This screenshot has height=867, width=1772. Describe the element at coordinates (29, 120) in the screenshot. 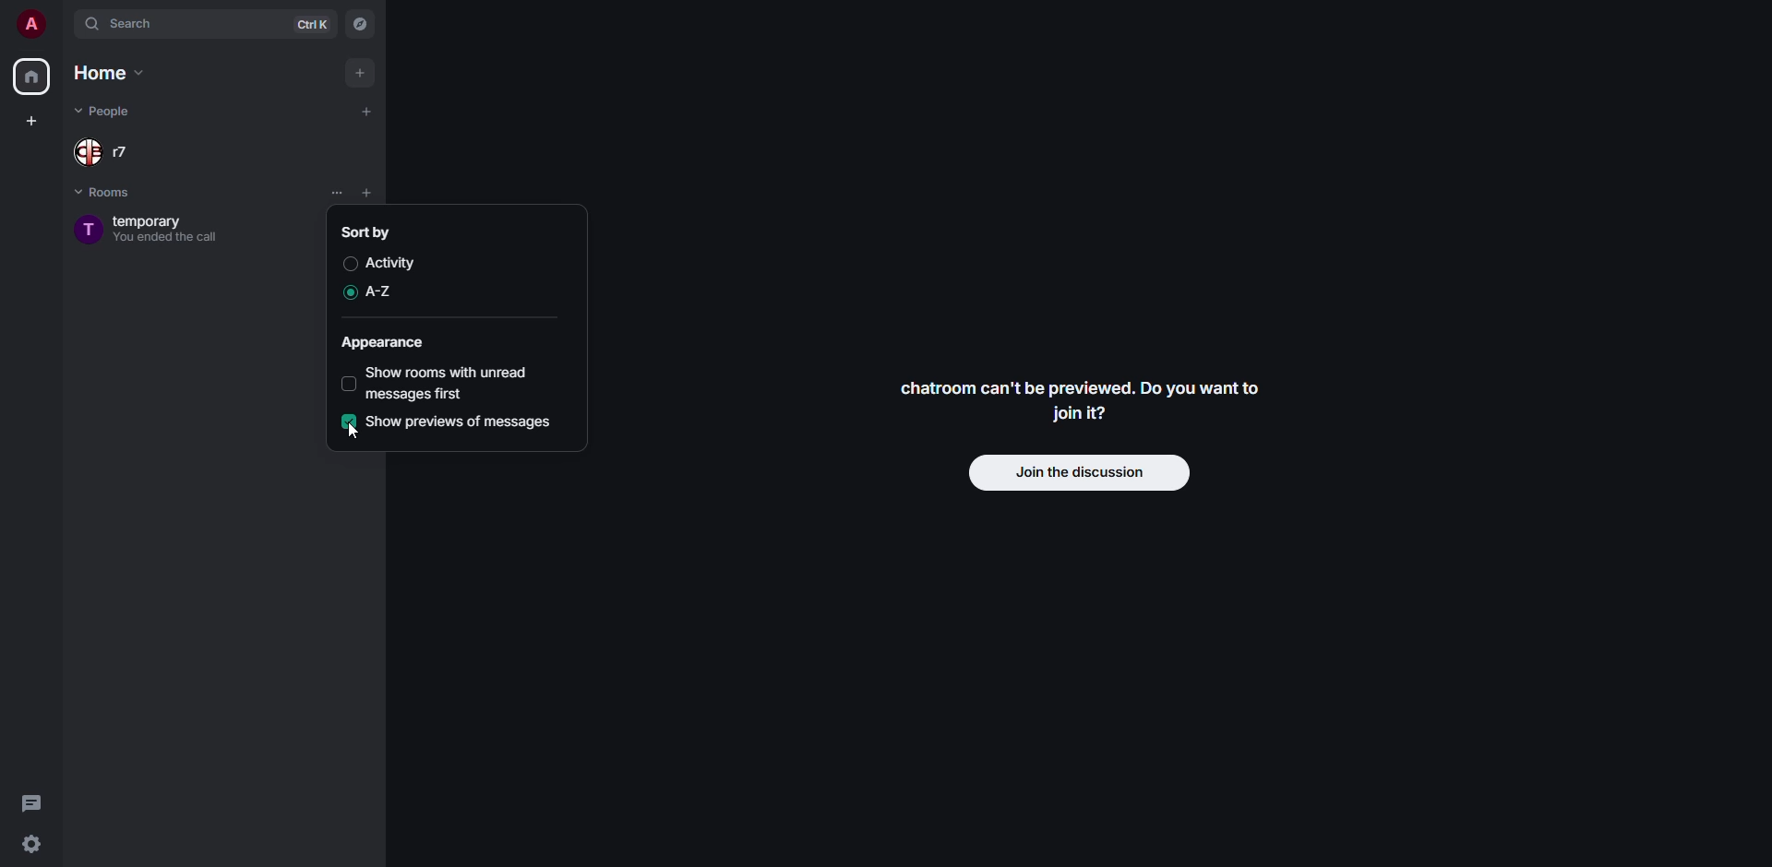

I see `create space` at that location.